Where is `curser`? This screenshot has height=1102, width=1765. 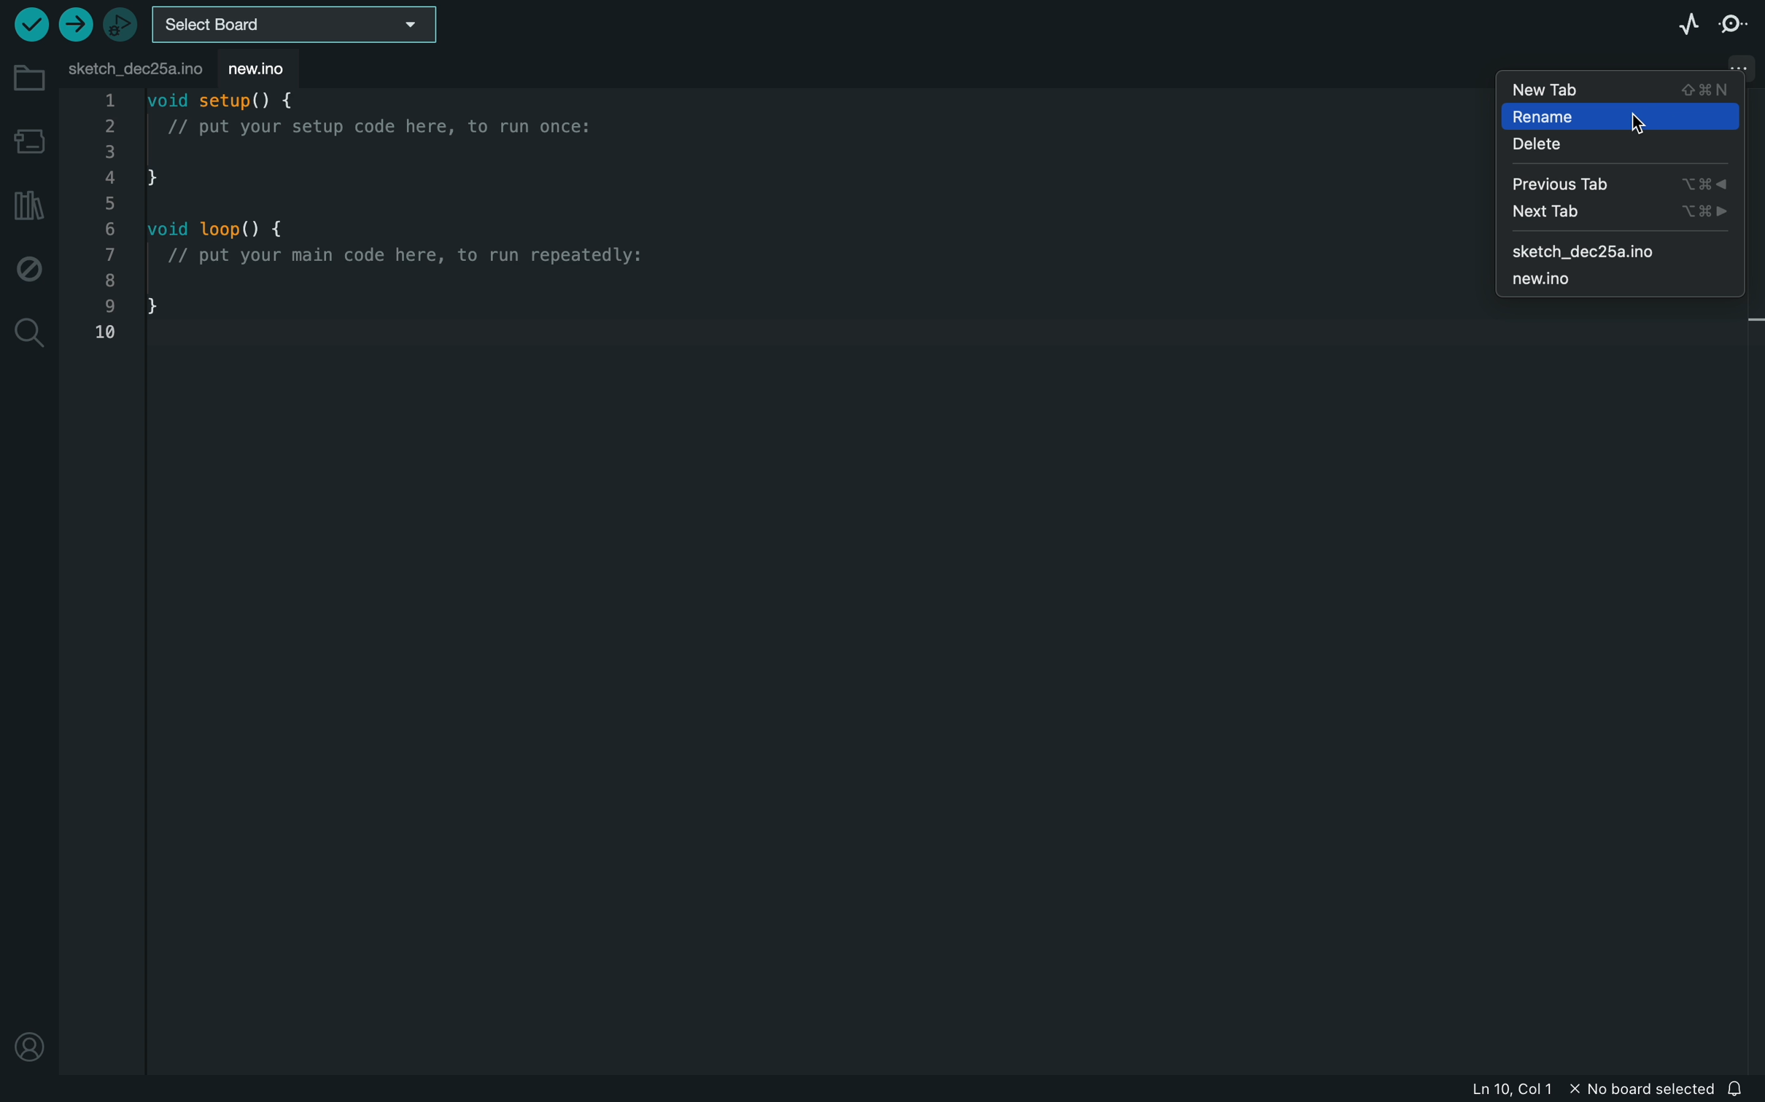 curser is located at coordinates (1635, 121).